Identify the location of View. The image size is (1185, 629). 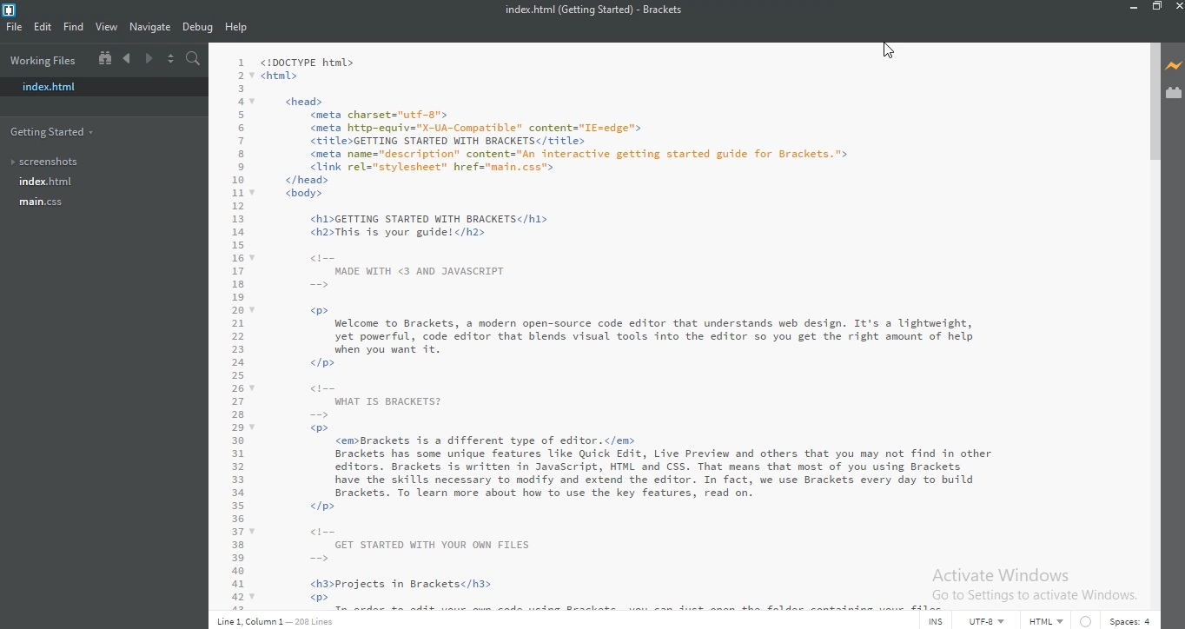
(109, 29).